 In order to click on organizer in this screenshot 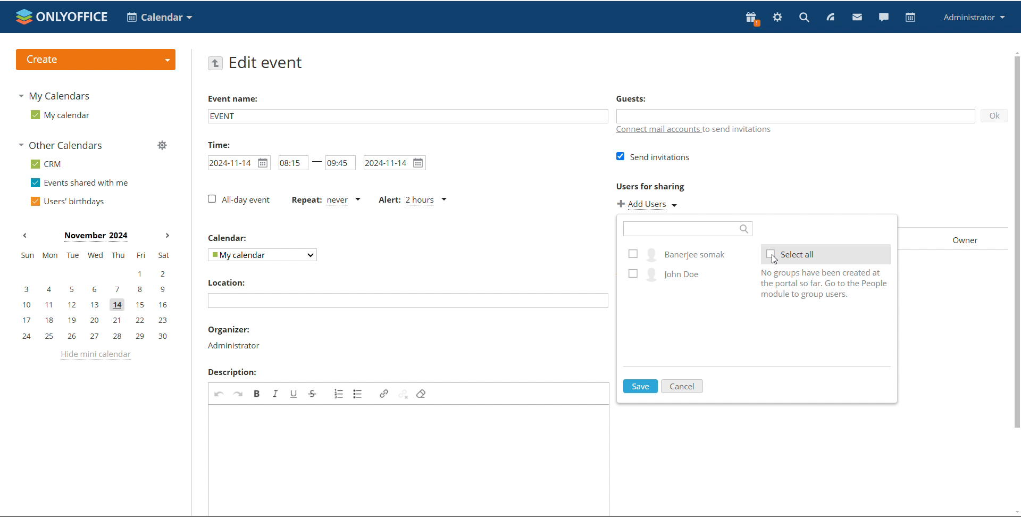, I will do `click(235, 346)`.